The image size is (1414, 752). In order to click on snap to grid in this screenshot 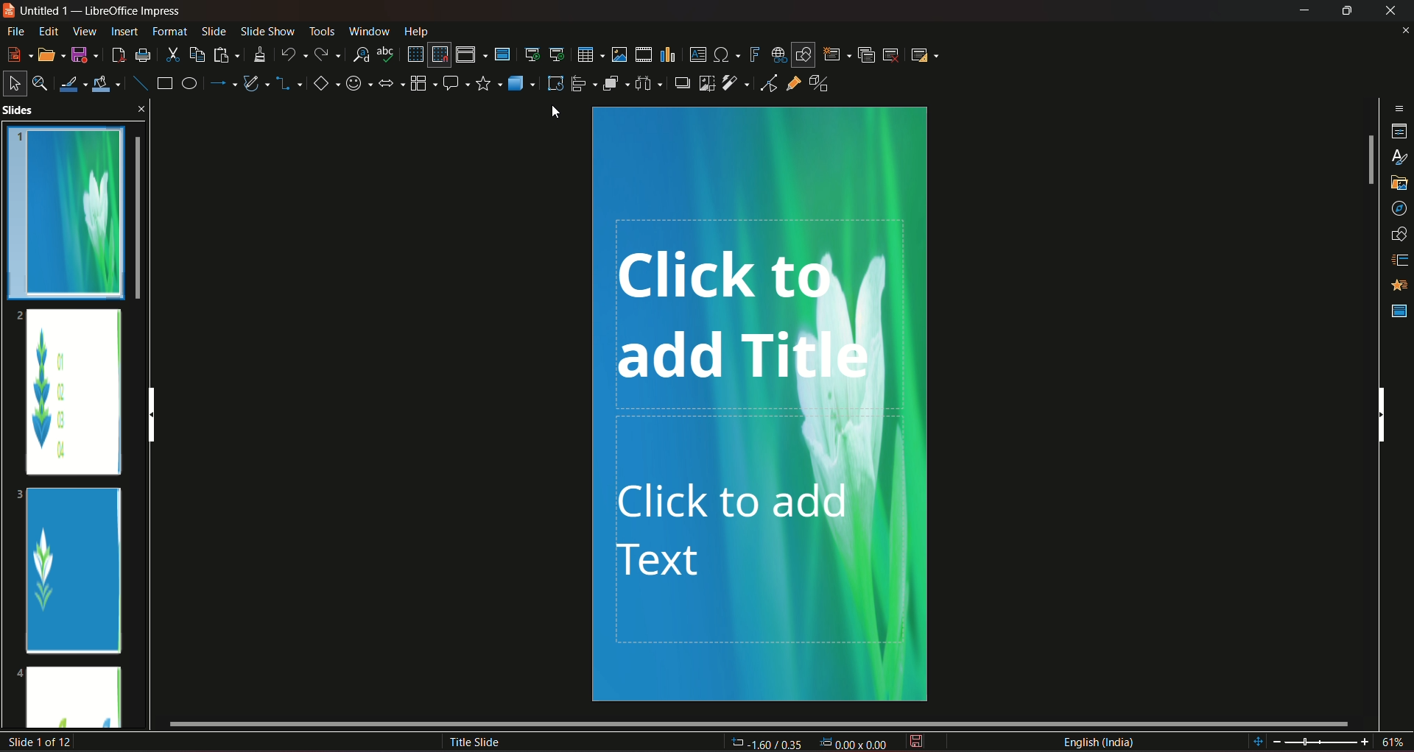, I will do `click(440, 56)`.